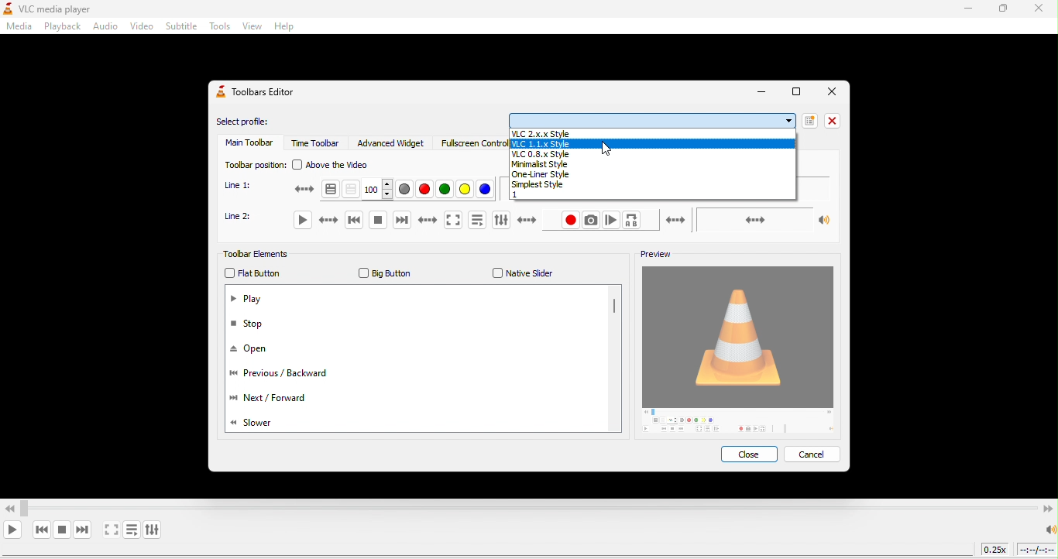 The height and width of the screenshot is (559, 1058). What do you see at coordinates (742, 352) in the screenshot?
I see `image` at bounding box center [742, 352].